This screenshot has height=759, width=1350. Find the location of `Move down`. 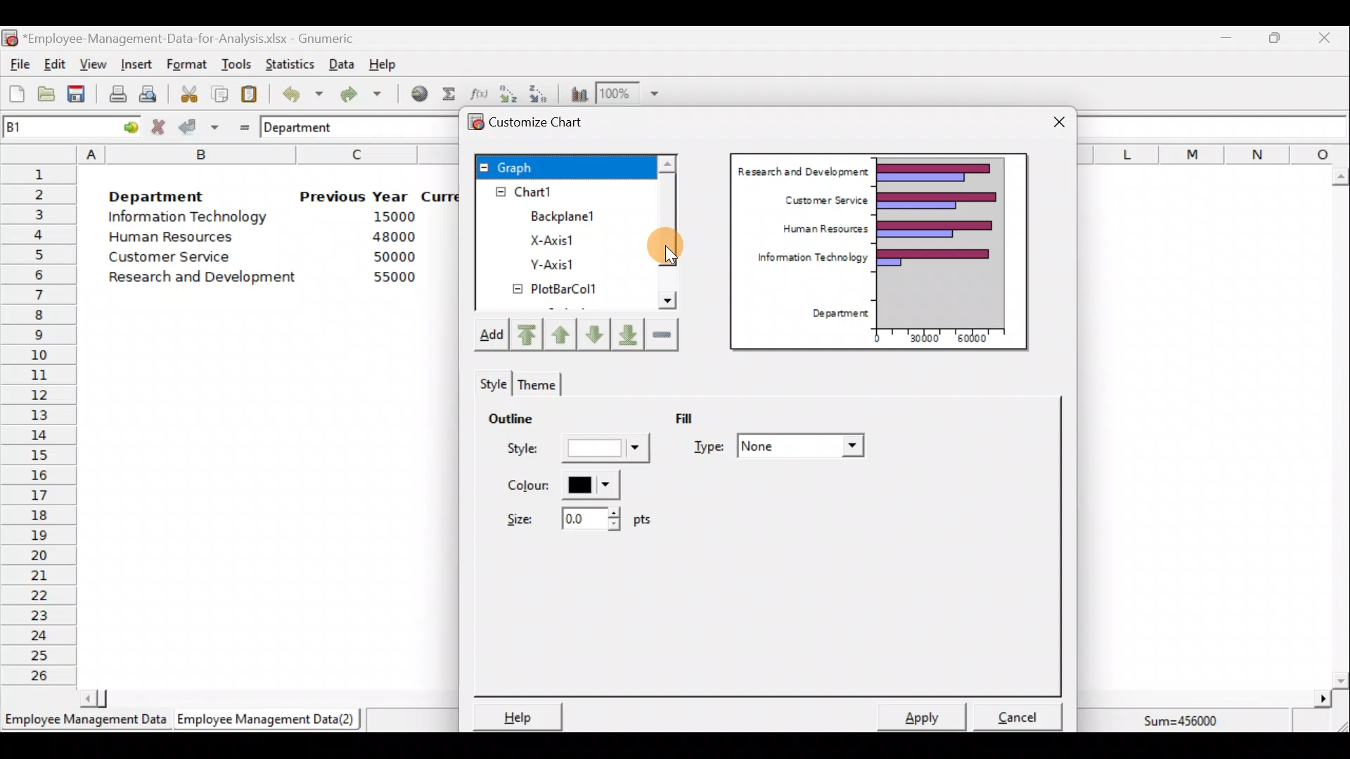

Move down is located at coordinates (593, 335).